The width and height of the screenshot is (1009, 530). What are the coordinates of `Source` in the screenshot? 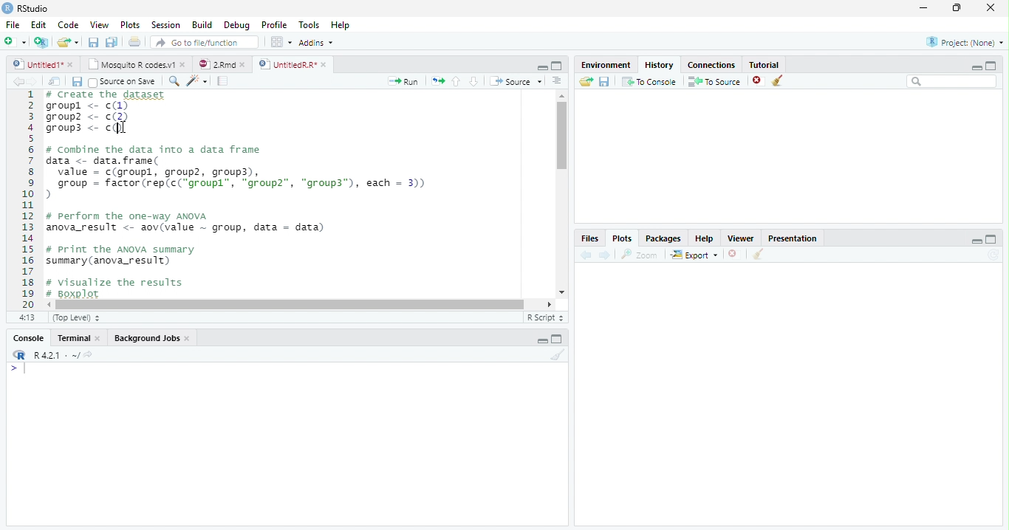 It's located at (517, 82).